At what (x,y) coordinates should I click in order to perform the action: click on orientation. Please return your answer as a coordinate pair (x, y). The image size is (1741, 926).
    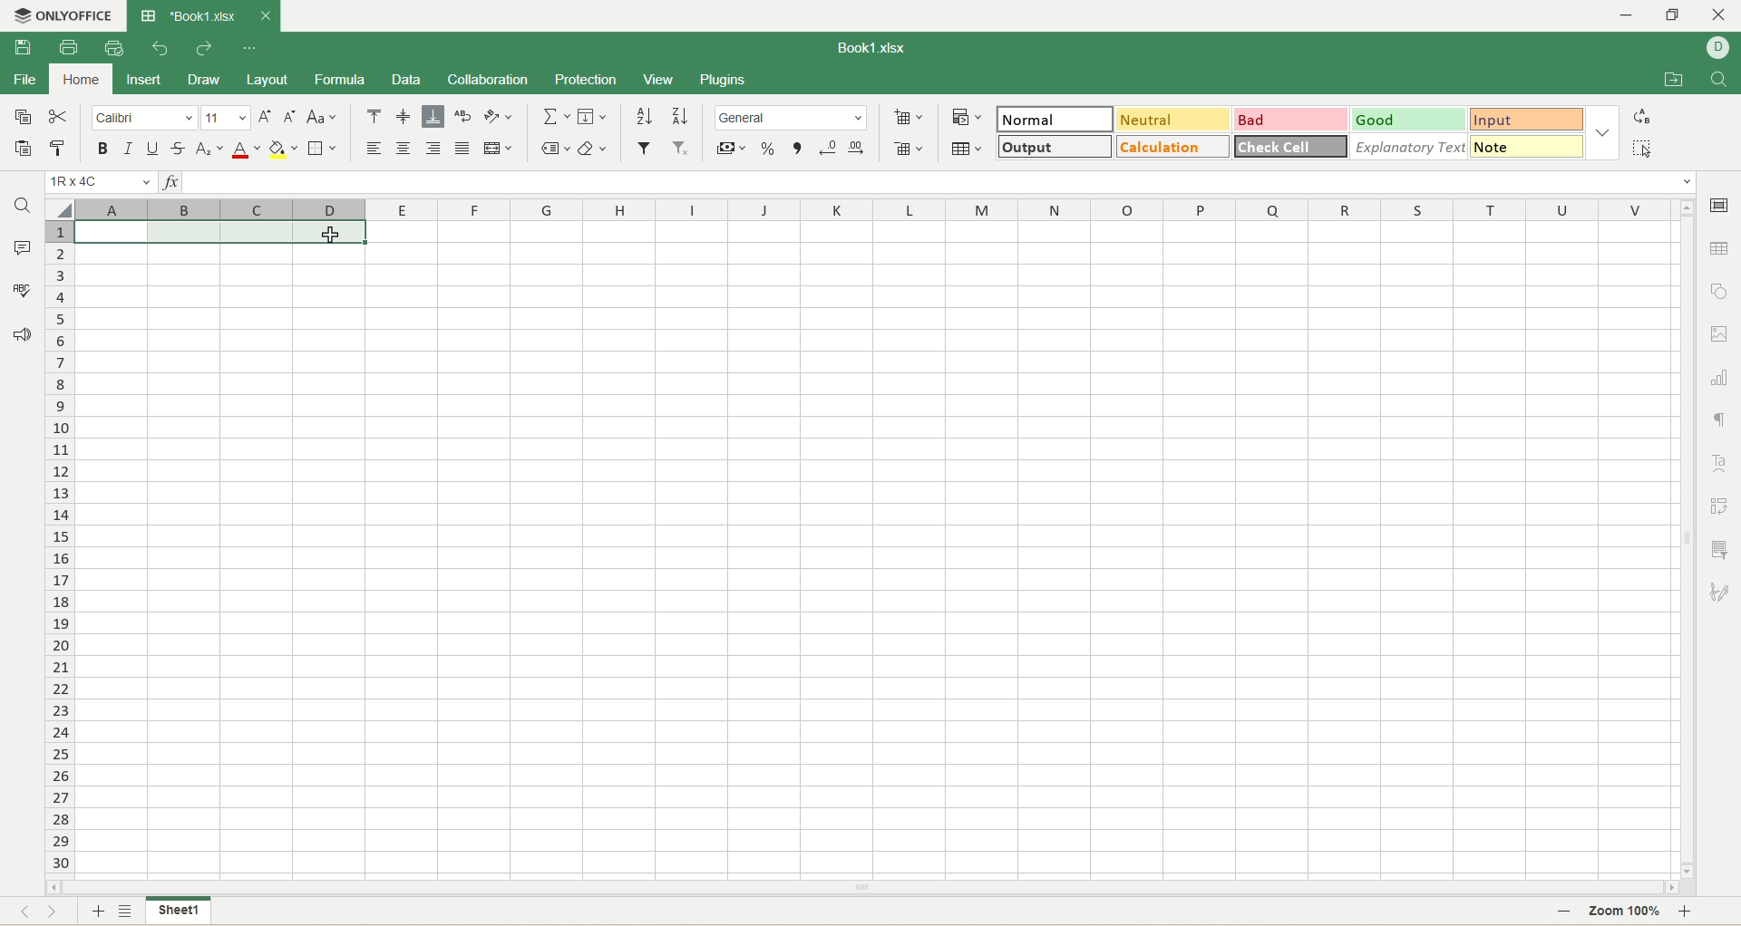
    Looking at the image, I should click on (496, 116).